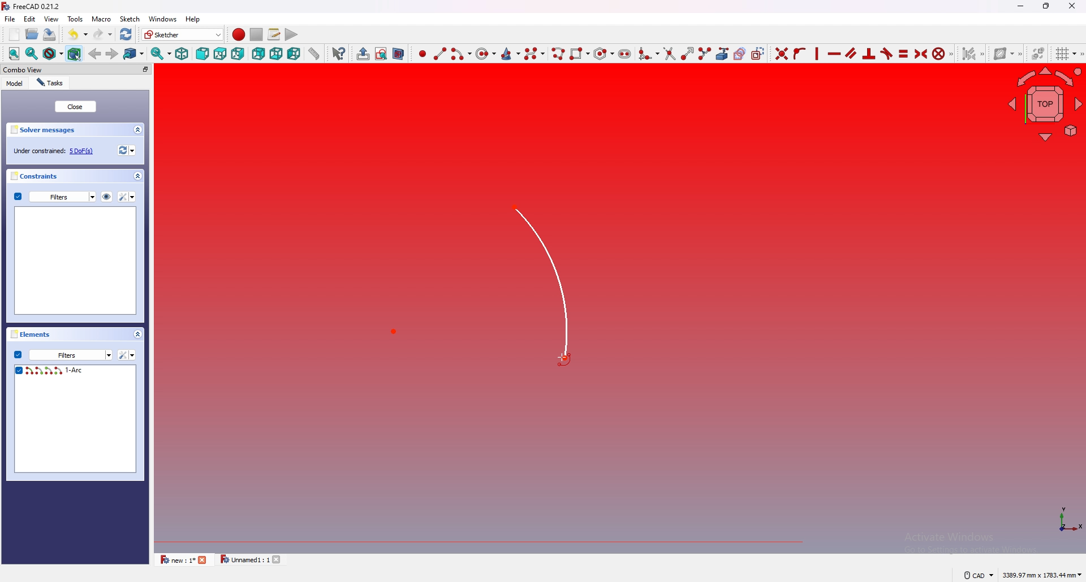 This screenshot has width=1086, height=582. What do you see at coordinates (127, 355) in the screenshot?
I see `settings` at bounding box center [127, 355].